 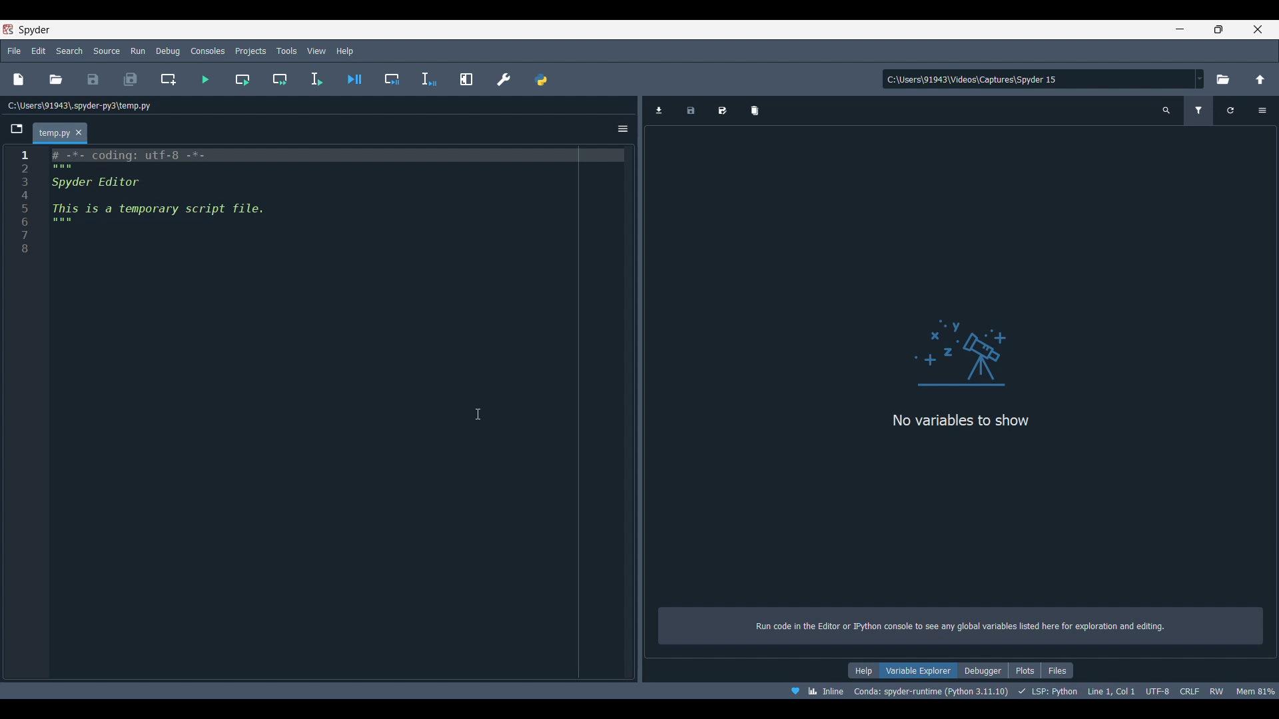 What do you see at coordinates (316, 51) in the screenshot?
I see `View menu` at bounding box center [316, 51].